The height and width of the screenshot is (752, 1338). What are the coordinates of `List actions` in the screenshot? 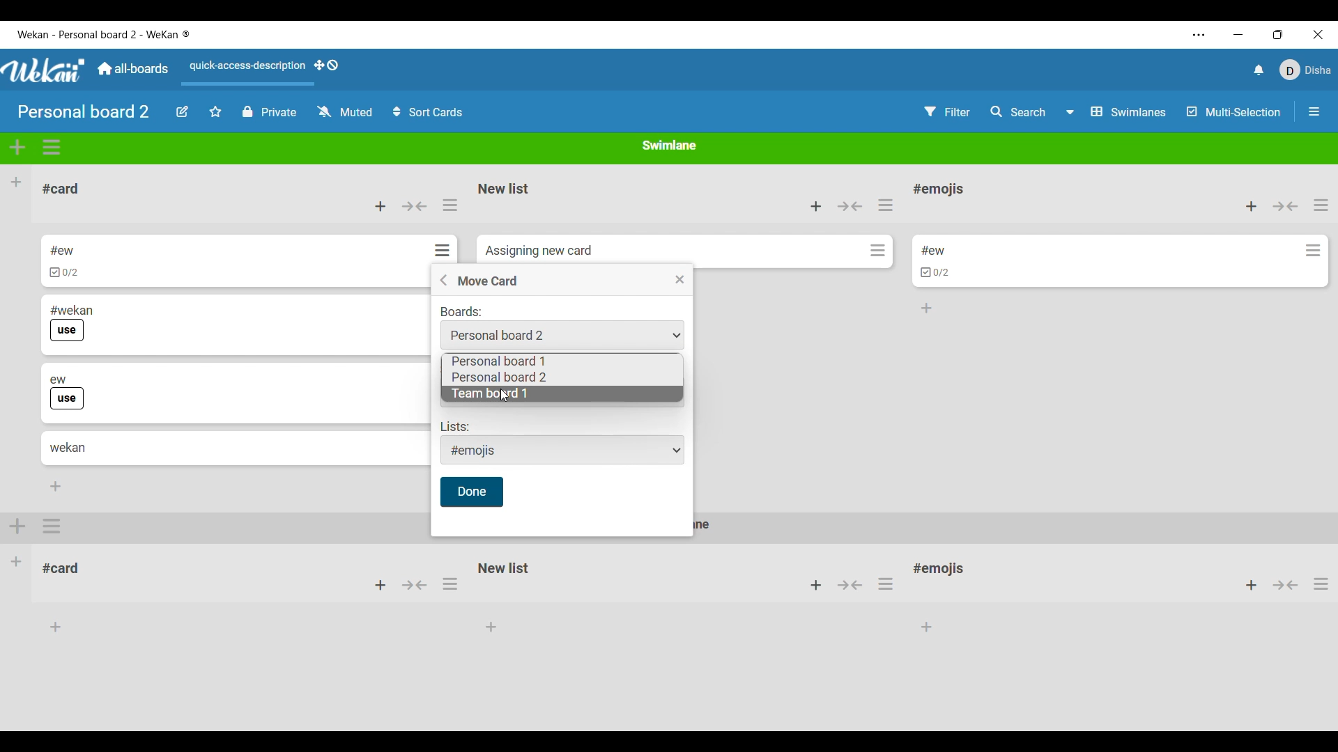 It's located at (885, 205).